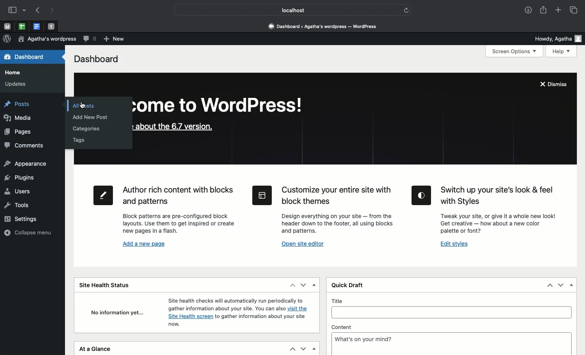 This screenshot has height=355, width=585. I want to click on Tags, so click(82, 141).